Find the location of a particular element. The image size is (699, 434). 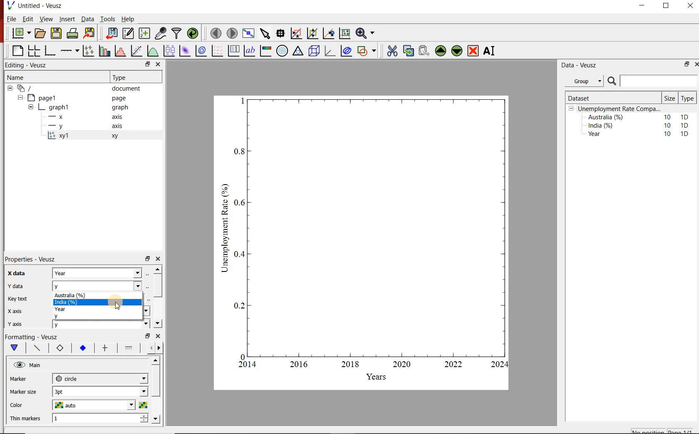

auto is located at coordinates (95, 405).